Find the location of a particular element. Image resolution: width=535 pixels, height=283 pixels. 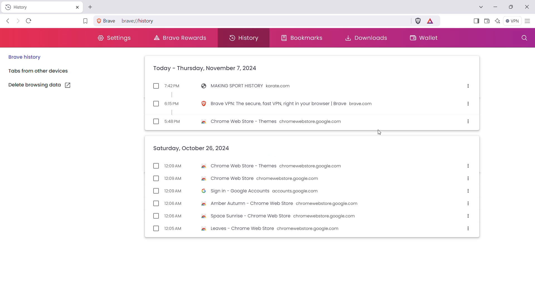

Earn tokens for private Ads you see on Brave is located at coordinates (431, 21).